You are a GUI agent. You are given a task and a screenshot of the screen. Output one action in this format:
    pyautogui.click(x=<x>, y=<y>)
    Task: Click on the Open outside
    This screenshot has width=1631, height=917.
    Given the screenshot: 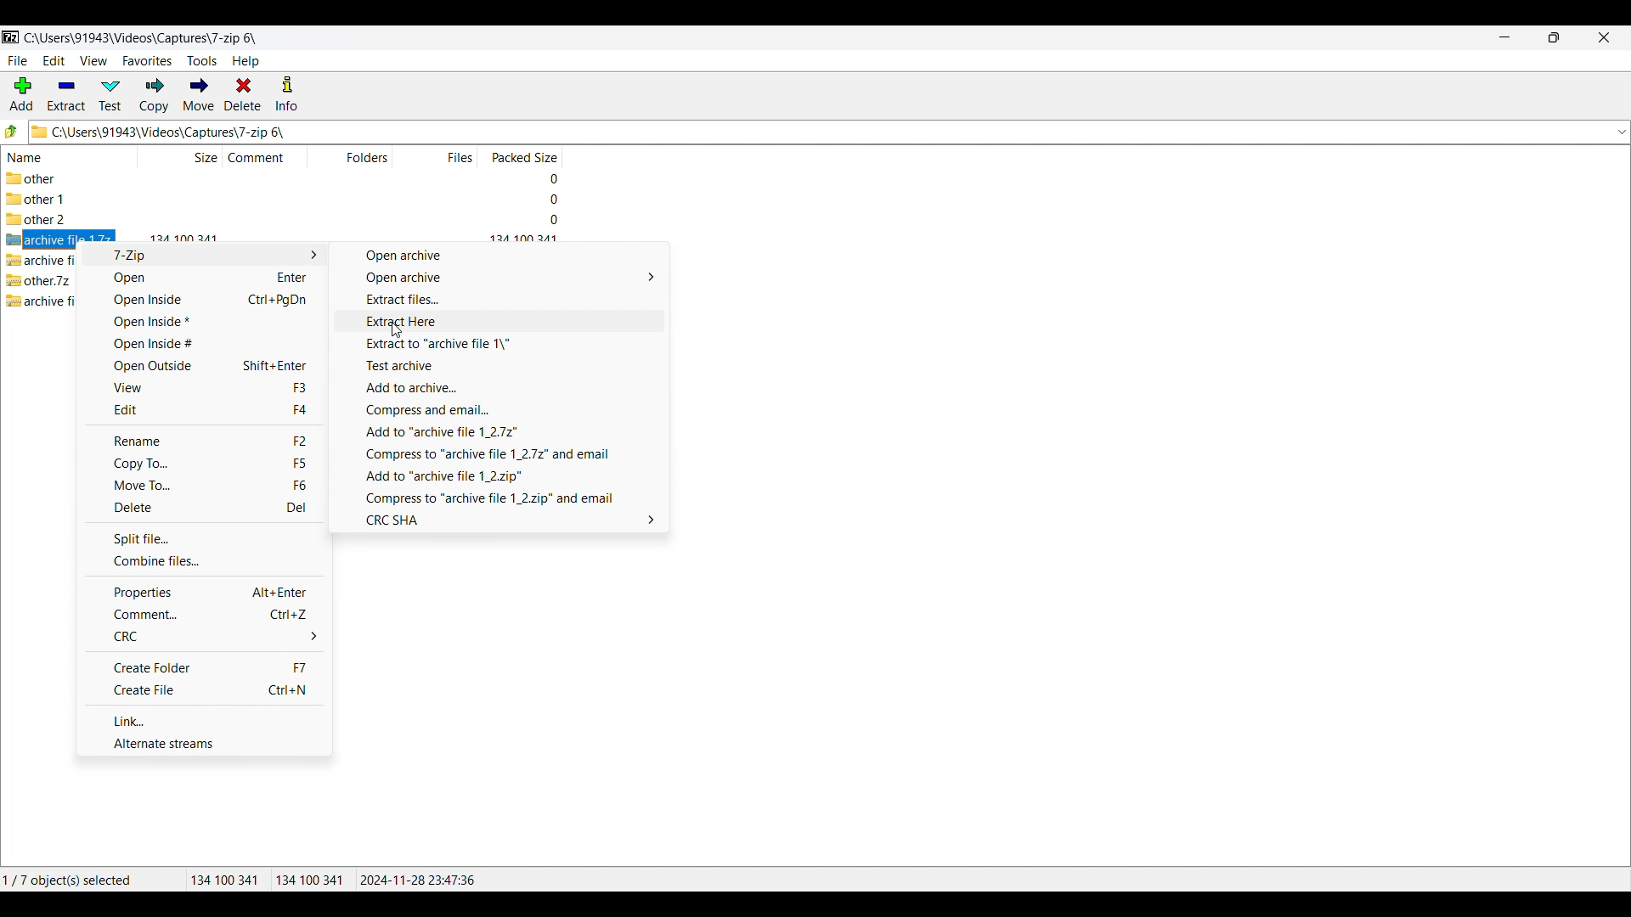 What is the action you would take?
    pyautogui.click(x=202, y=366)
    